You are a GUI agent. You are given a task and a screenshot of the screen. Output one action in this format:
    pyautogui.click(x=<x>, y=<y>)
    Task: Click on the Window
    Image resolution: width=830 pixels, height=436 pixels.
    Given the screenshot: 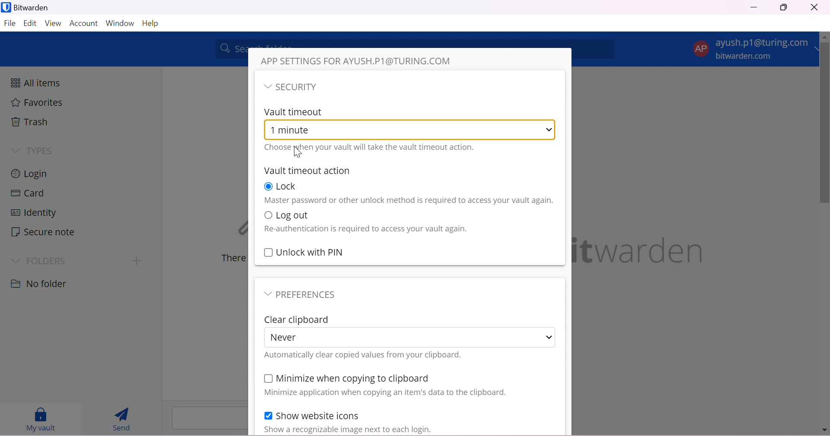 What is the action you would take?
    pyautogui.click(x=120, y=22)
    